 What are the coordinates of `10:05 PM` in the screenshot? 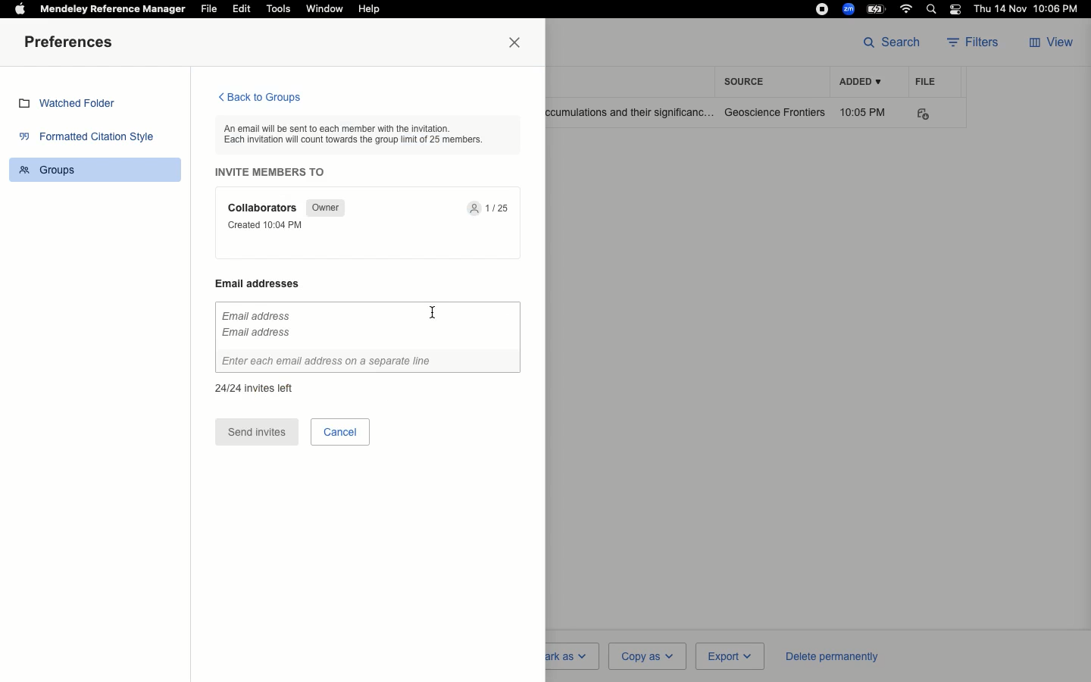 It's located at (865, 112).